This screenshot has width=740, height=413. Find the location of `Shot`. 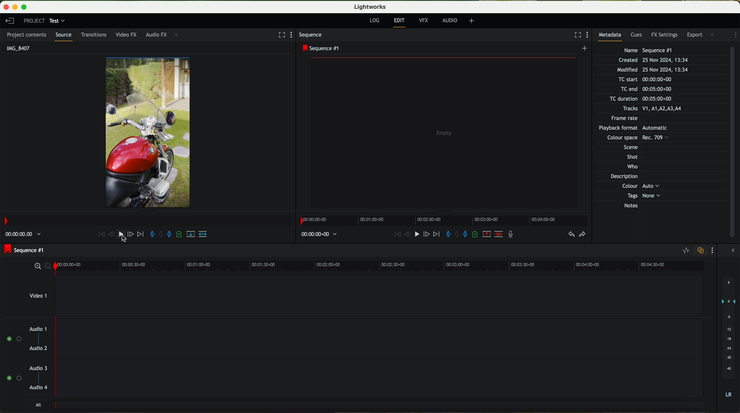

Shot is located at coordinates (631, 157).